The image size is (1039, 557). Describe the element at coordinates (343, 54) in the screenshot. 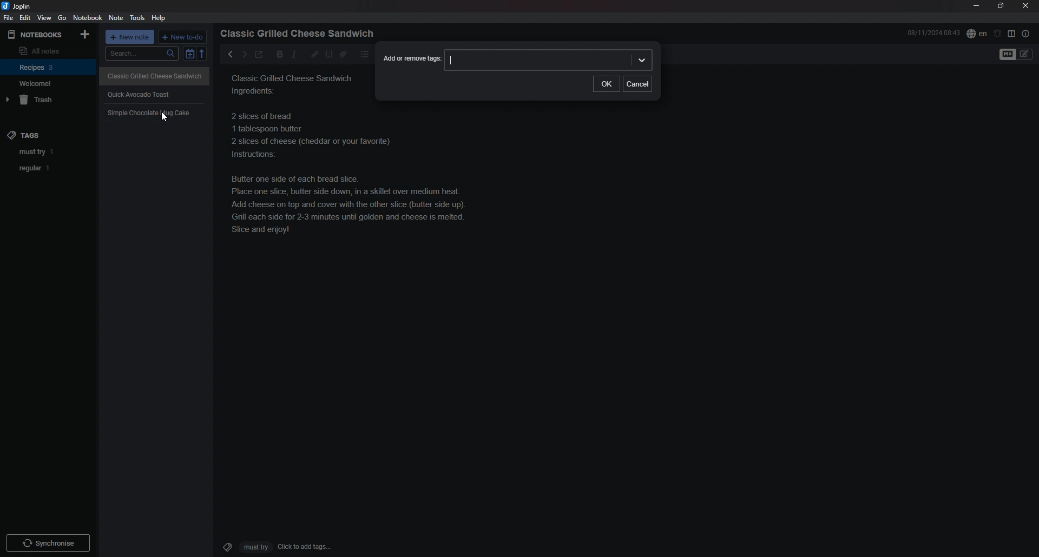

I see `attachment` at that location.